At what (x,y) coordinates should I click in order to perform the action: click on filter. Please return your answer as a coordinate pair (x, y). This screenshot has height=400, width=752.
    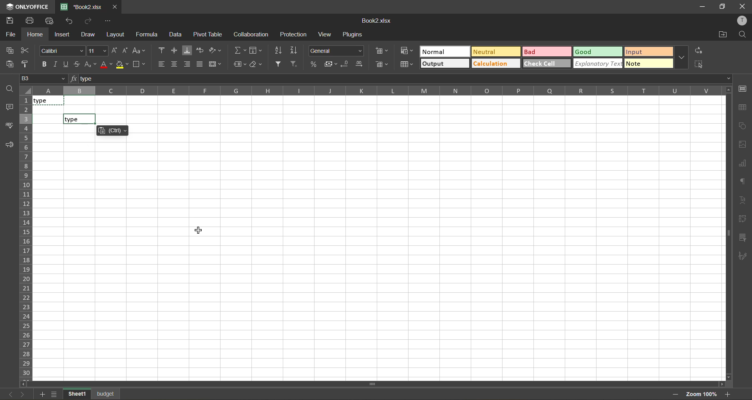
    Looking at the image, I should click on (278, 65).